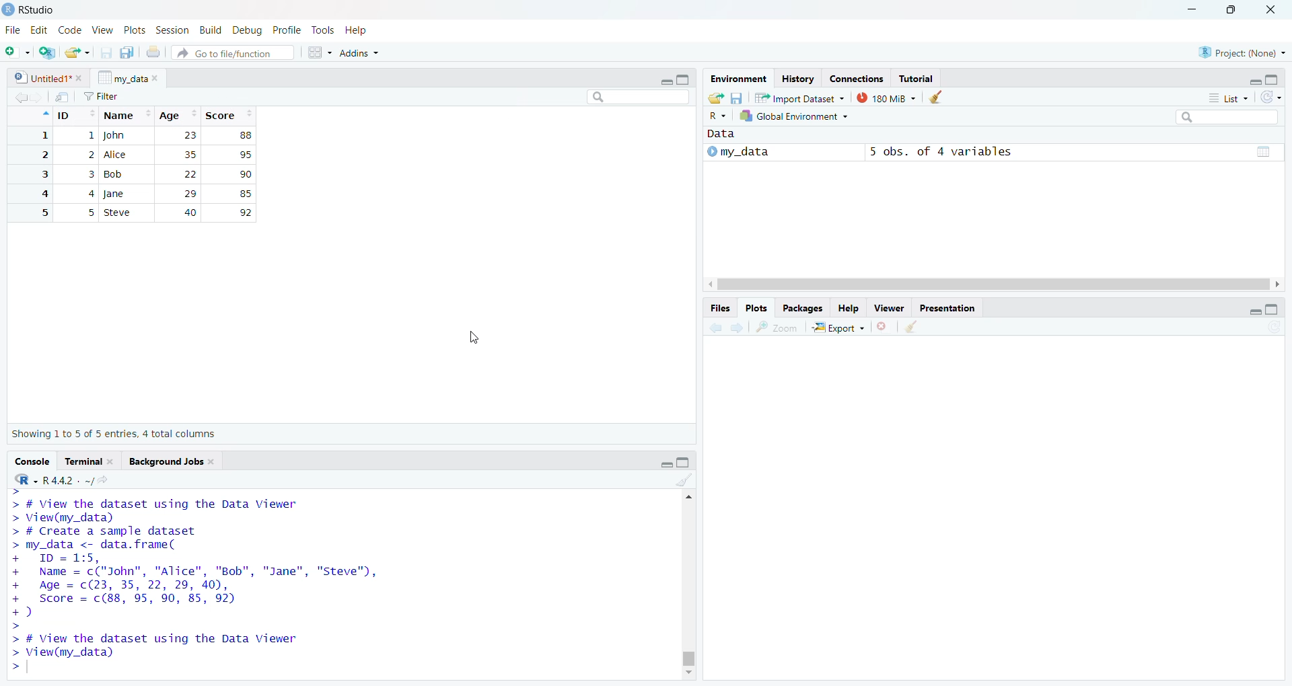 Image resolution: width=1292 pixels, height=686 pixels. Describe the element at coordinates (1242, 53) in the screenshot. I see `Project (None)` at that location.